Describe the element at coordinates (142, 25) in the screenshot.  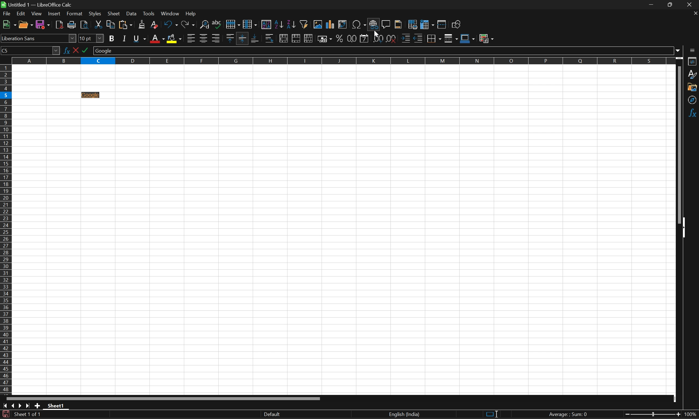
I see `Clone formatting` at that location.